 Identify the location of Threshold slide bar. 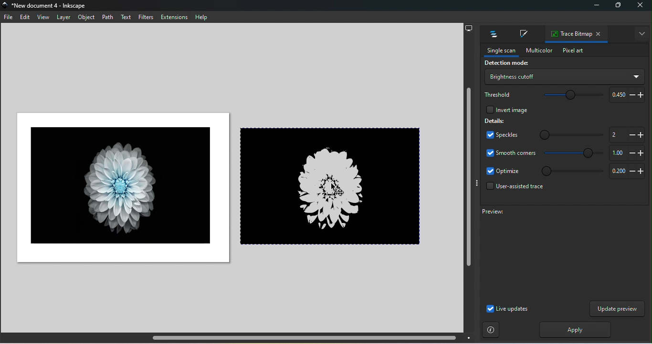
(568, 96).